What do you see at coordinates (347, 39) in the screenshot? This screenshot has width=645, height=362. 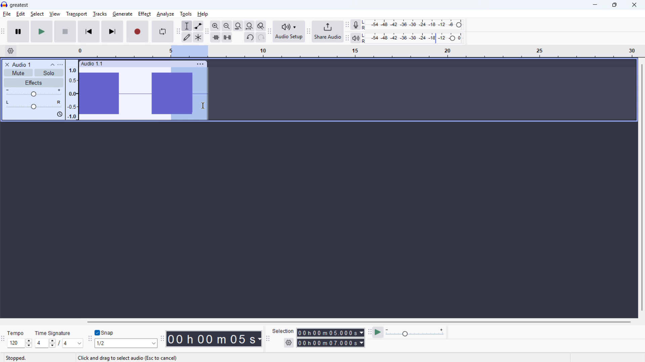 I see `Playback metre toolbar ` at bounding box center [347, 39].